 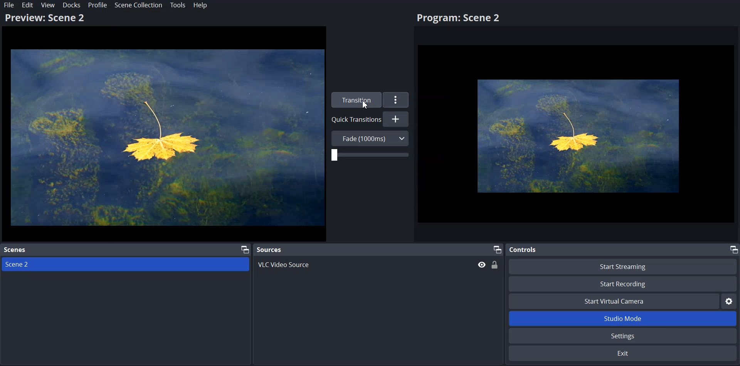 What do you see at coordinates (624, 319) in the screenshot?
I see `Studio Mode` at bounding box center [624, 319].